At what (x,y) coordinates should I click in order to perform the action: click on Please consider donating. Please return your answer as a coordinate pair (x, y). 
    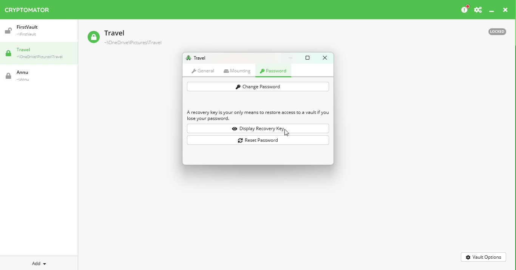
    Looking at the image, I should click on (464, 9).